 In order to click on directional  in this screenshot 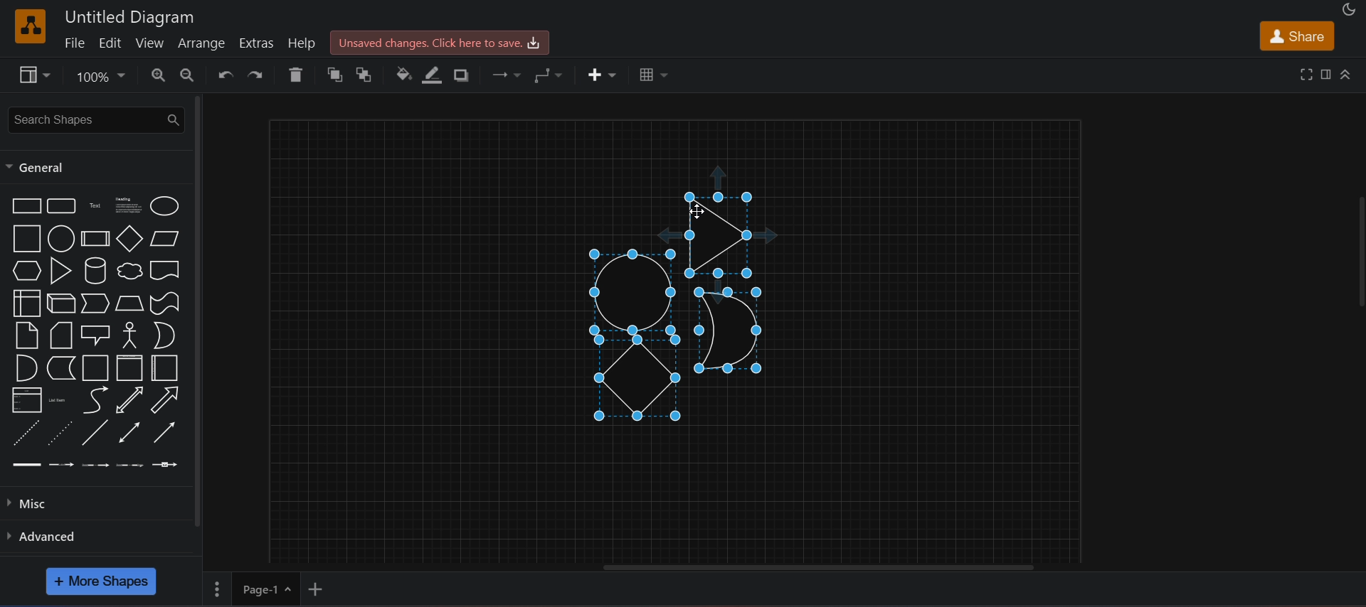, I will do `click(163, 434)`.